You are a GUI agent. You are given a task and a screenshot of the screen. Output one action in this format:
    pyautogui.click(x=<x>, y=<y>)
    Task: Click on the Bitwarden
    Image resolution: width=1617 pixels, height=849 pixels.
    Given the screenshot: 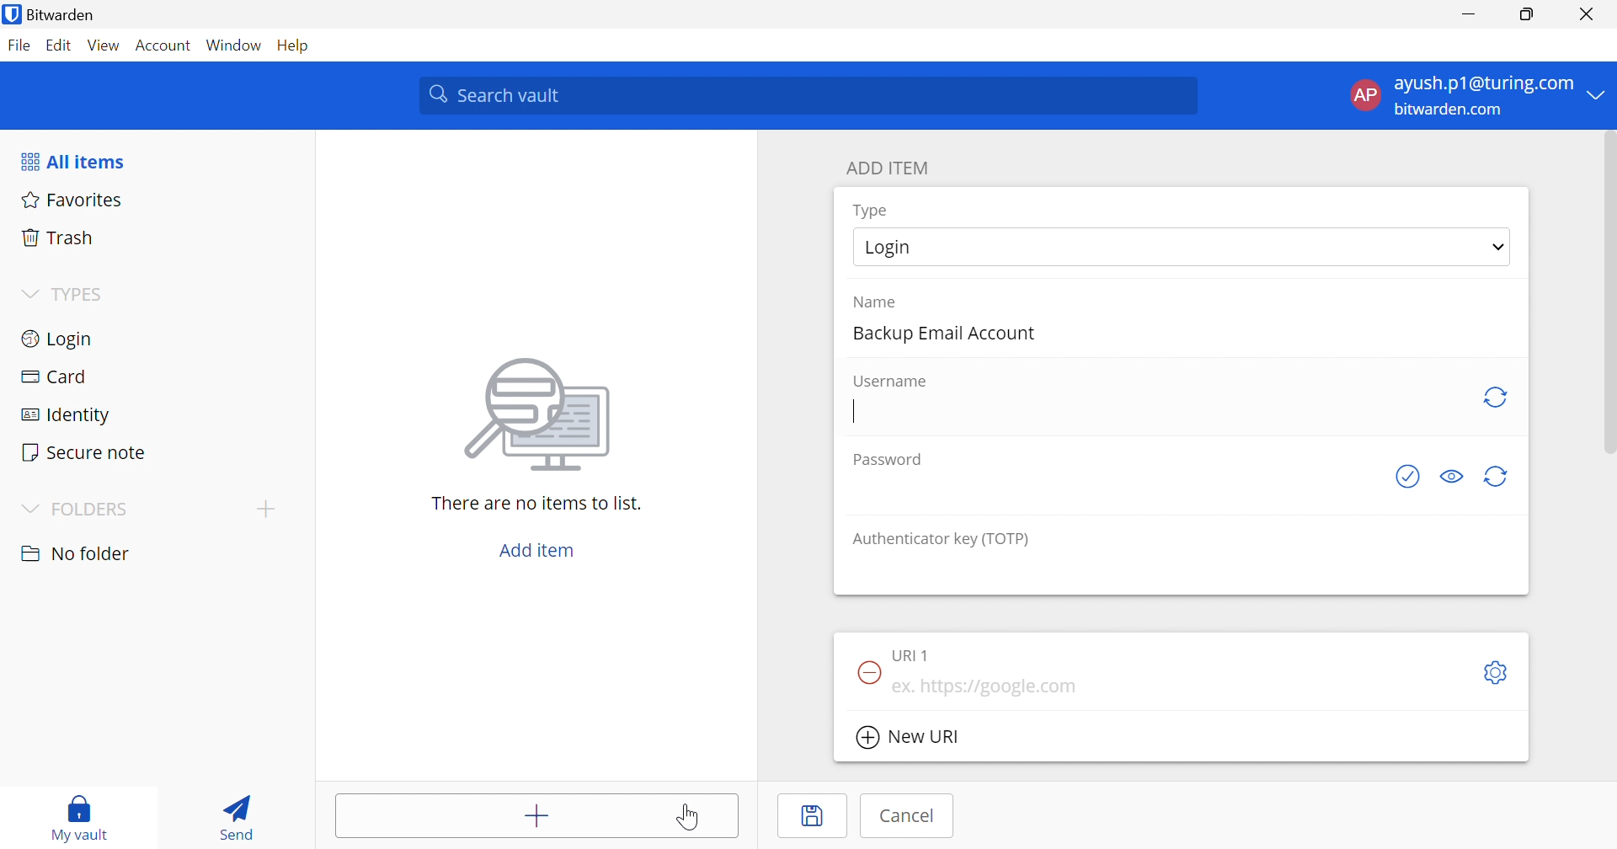 What is the action you would take?
    pyautogui.click(x=61, y=13)
    